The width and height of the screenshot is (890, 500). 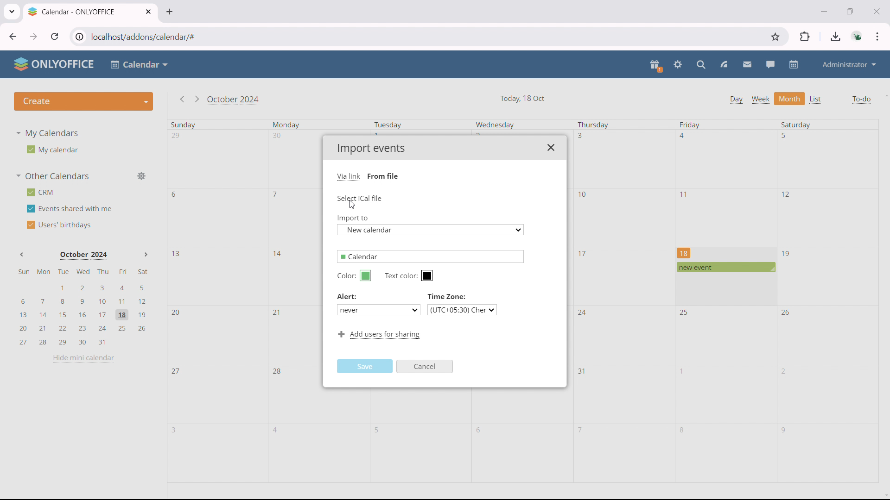 I want to click on Save, so click(x=366, y=366).